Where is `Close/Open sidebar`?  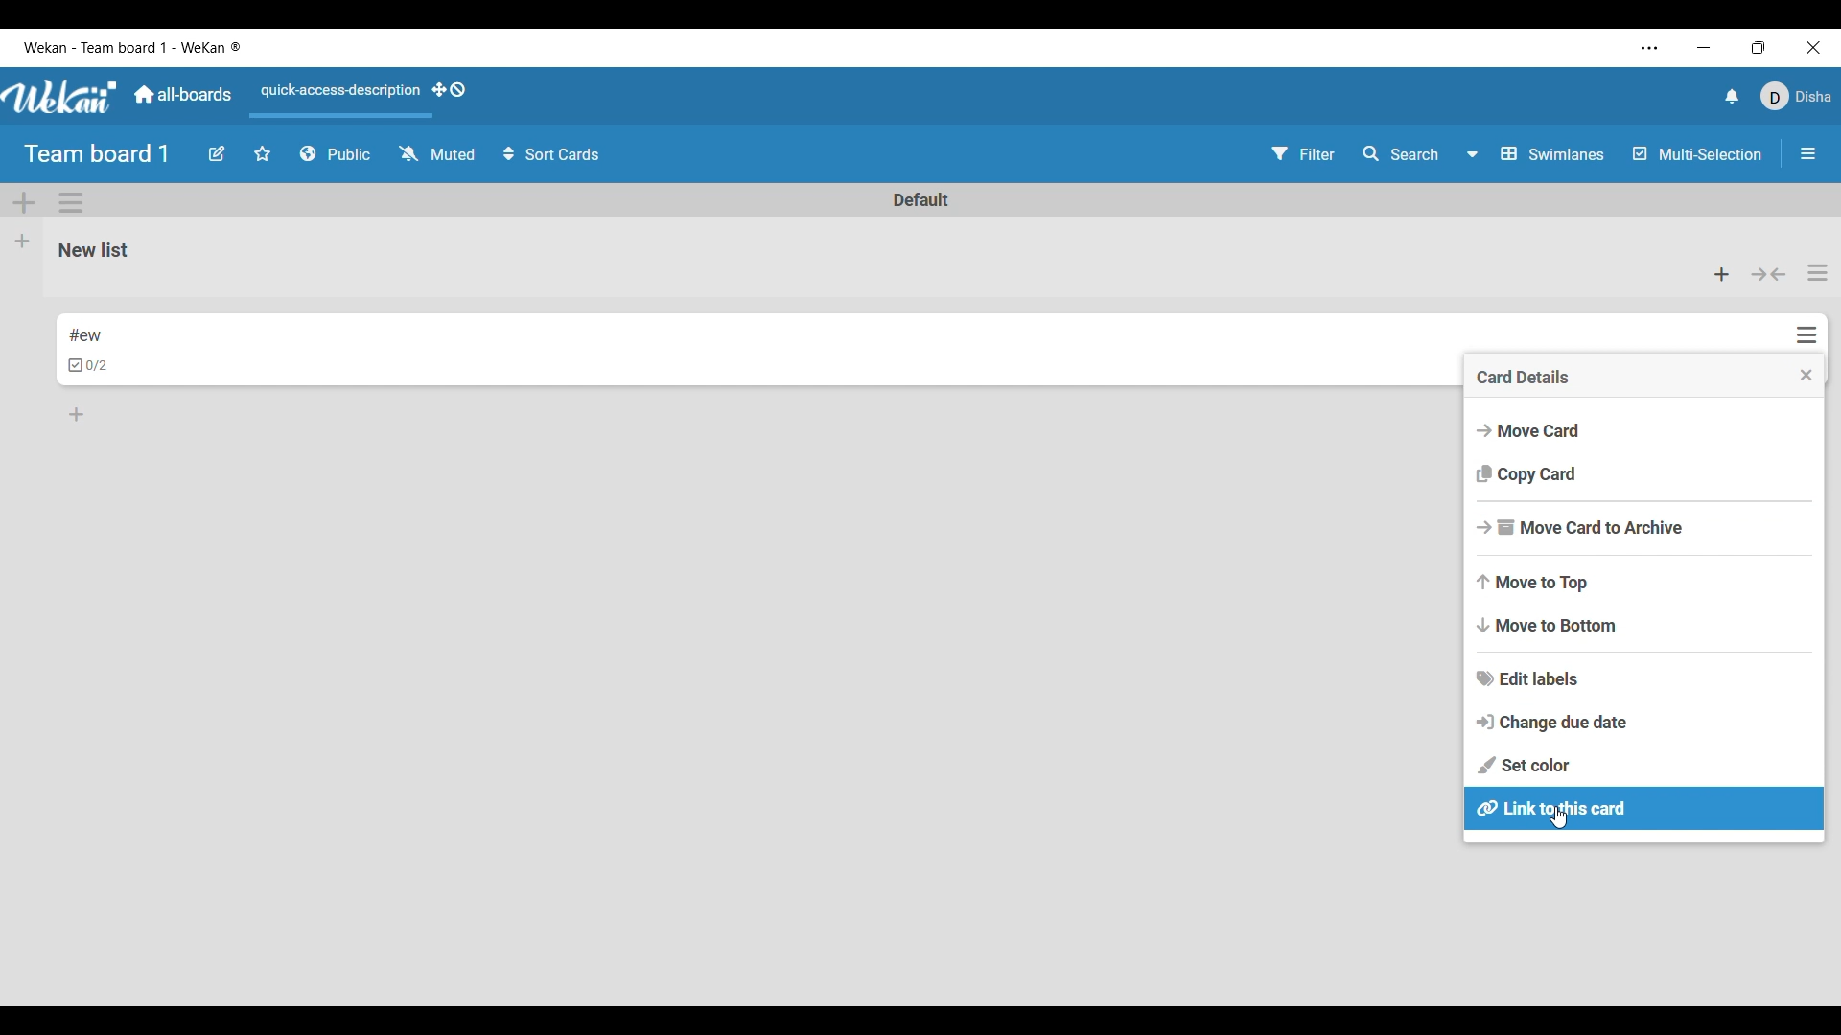
Close/Open sidebar is located at coordinates (1808, 154).